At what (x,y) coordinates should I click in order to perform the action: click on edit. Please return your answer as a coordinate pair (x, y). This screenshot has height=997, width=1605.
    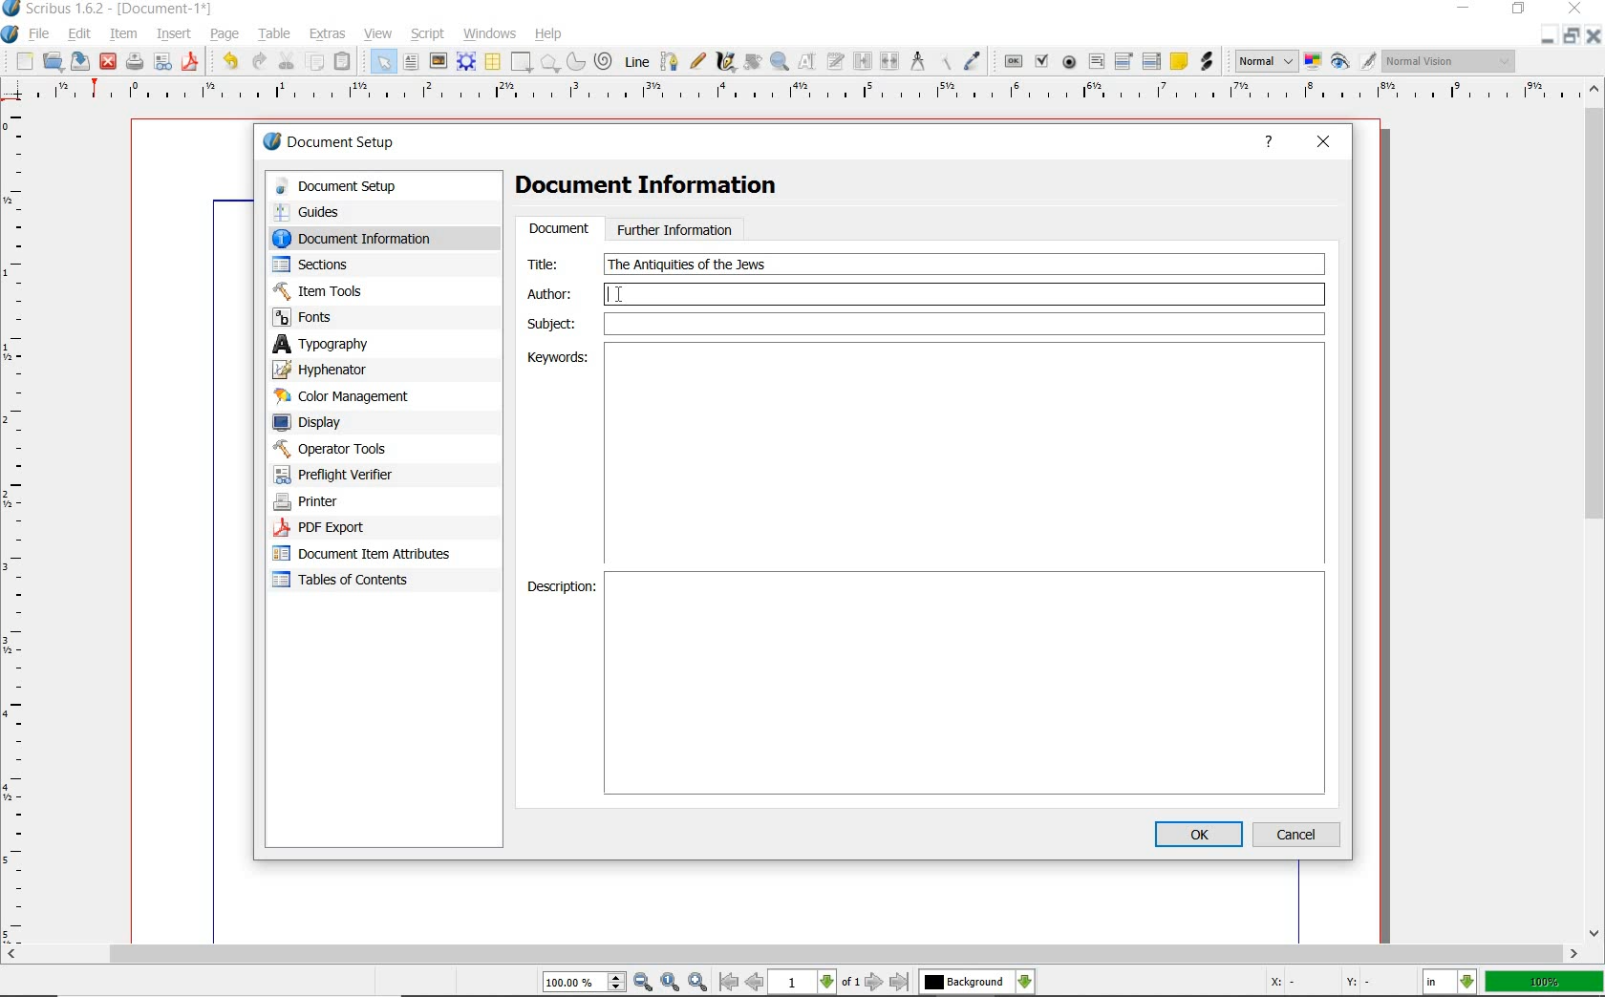
    Looking at the image, I should click on (80, 33).